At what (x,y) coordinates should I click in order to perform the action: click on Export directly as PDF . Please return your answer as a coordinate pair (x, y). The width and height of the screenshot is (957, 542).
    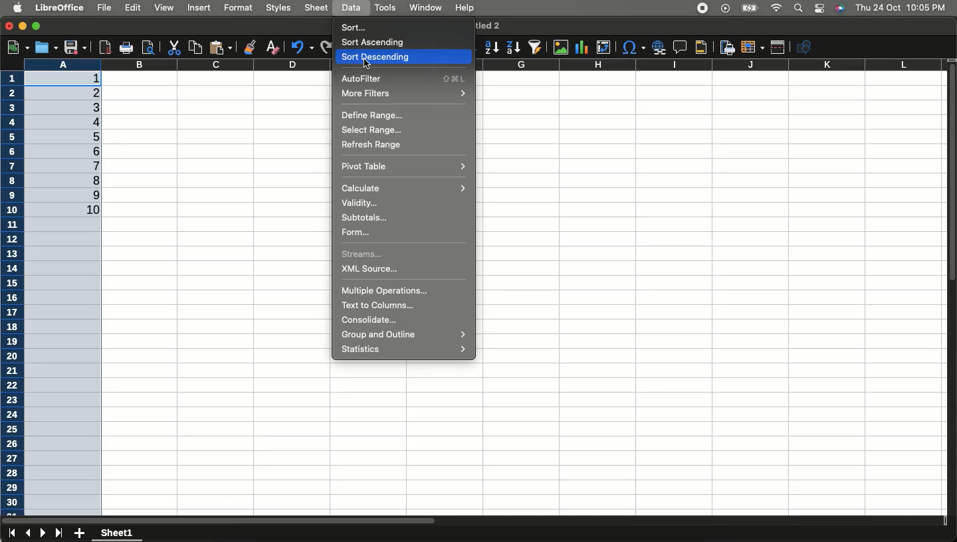
    Looking at the image, I should click on (103, 46).